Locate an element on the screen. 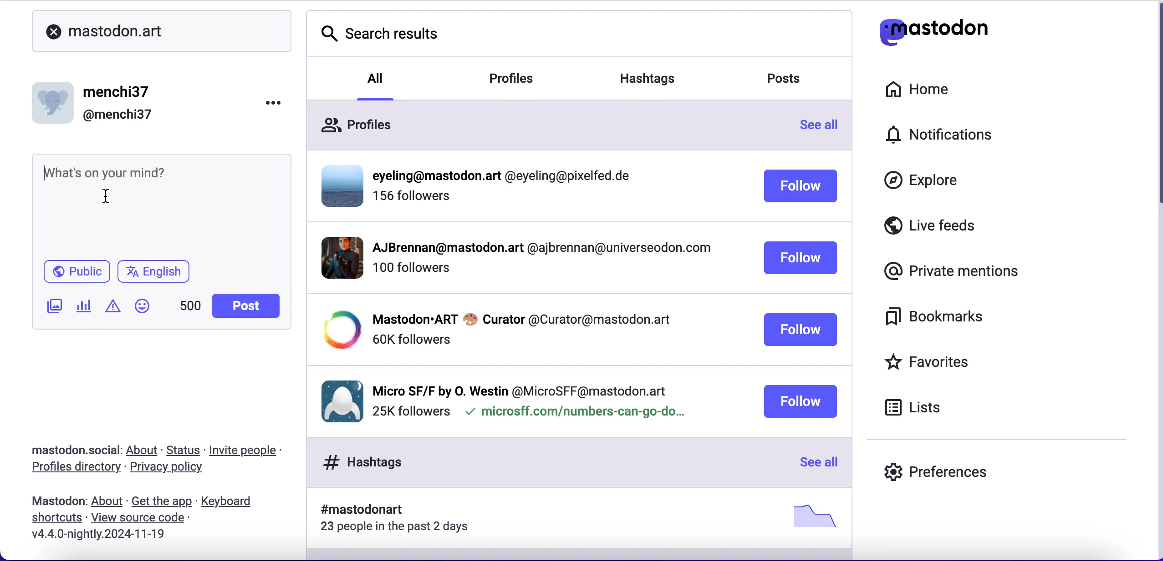  typing cursor is located at coordinates (48, 175).